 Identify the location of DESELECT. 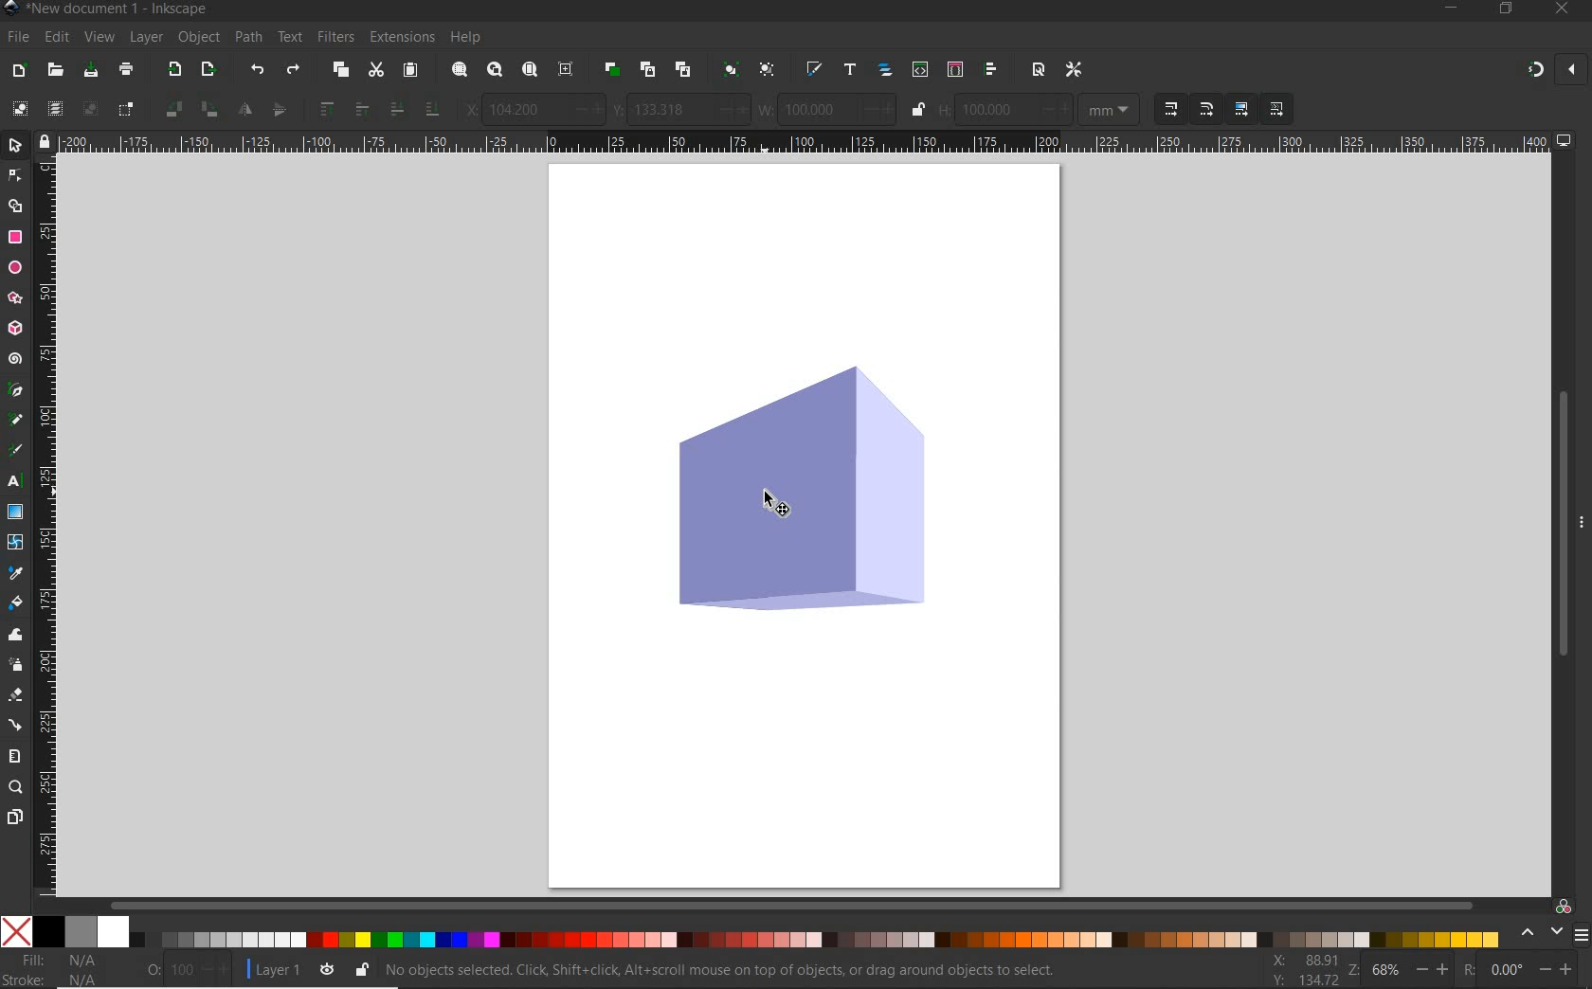
(90, 109).